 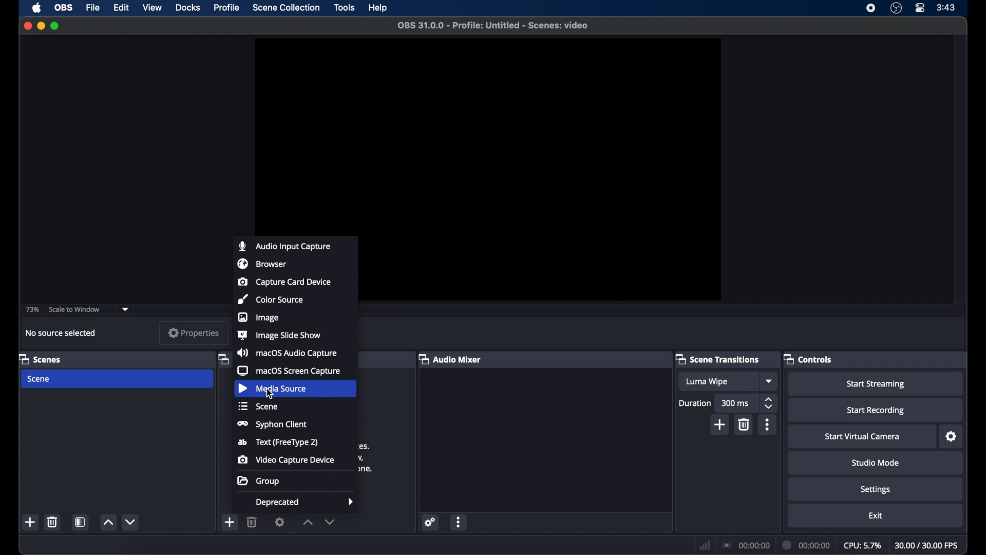 I want to click on add, so click(x=229, y=522).